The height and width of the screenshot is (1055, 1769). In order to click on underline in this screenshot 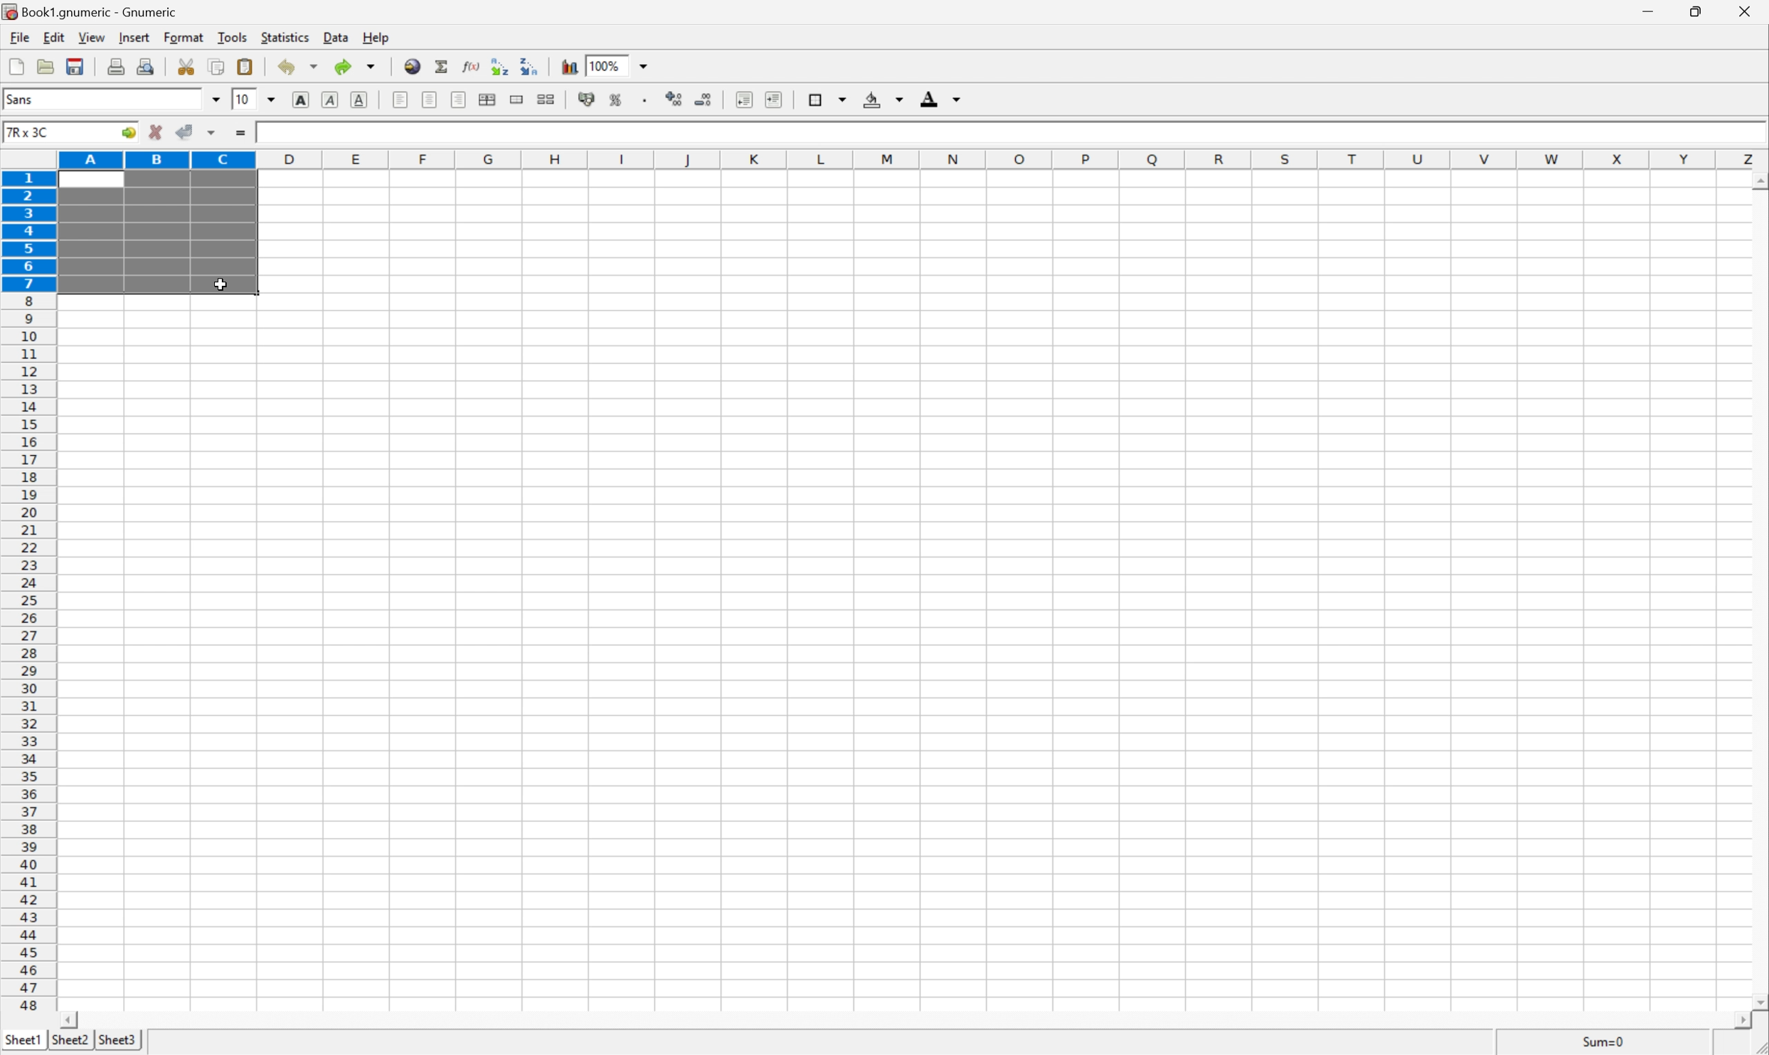, I will do `click(361, 98)`.